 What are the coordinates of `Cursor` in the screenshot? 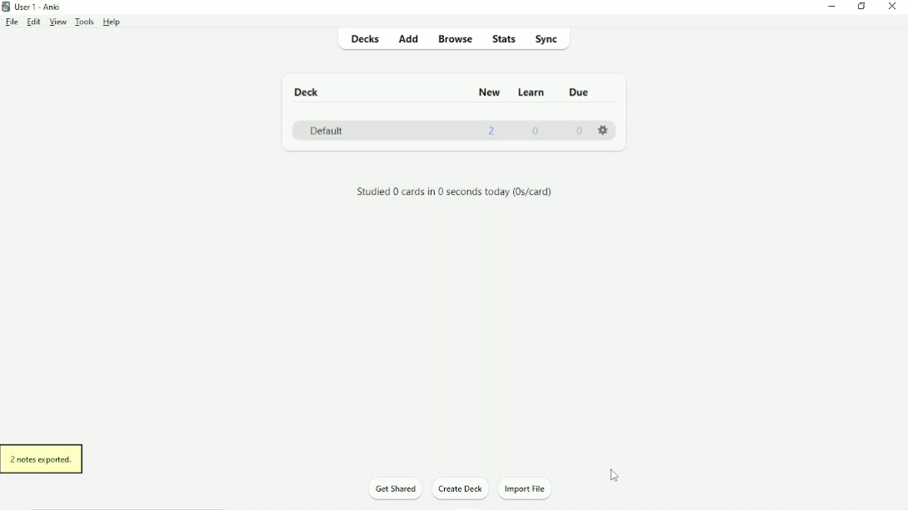 It's located at (613, 475).